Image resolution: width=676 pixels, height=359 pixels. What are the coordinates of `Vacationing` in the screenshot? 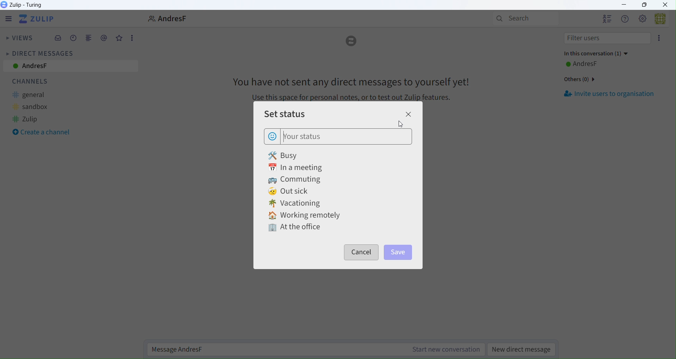 It's located at (297, 203).